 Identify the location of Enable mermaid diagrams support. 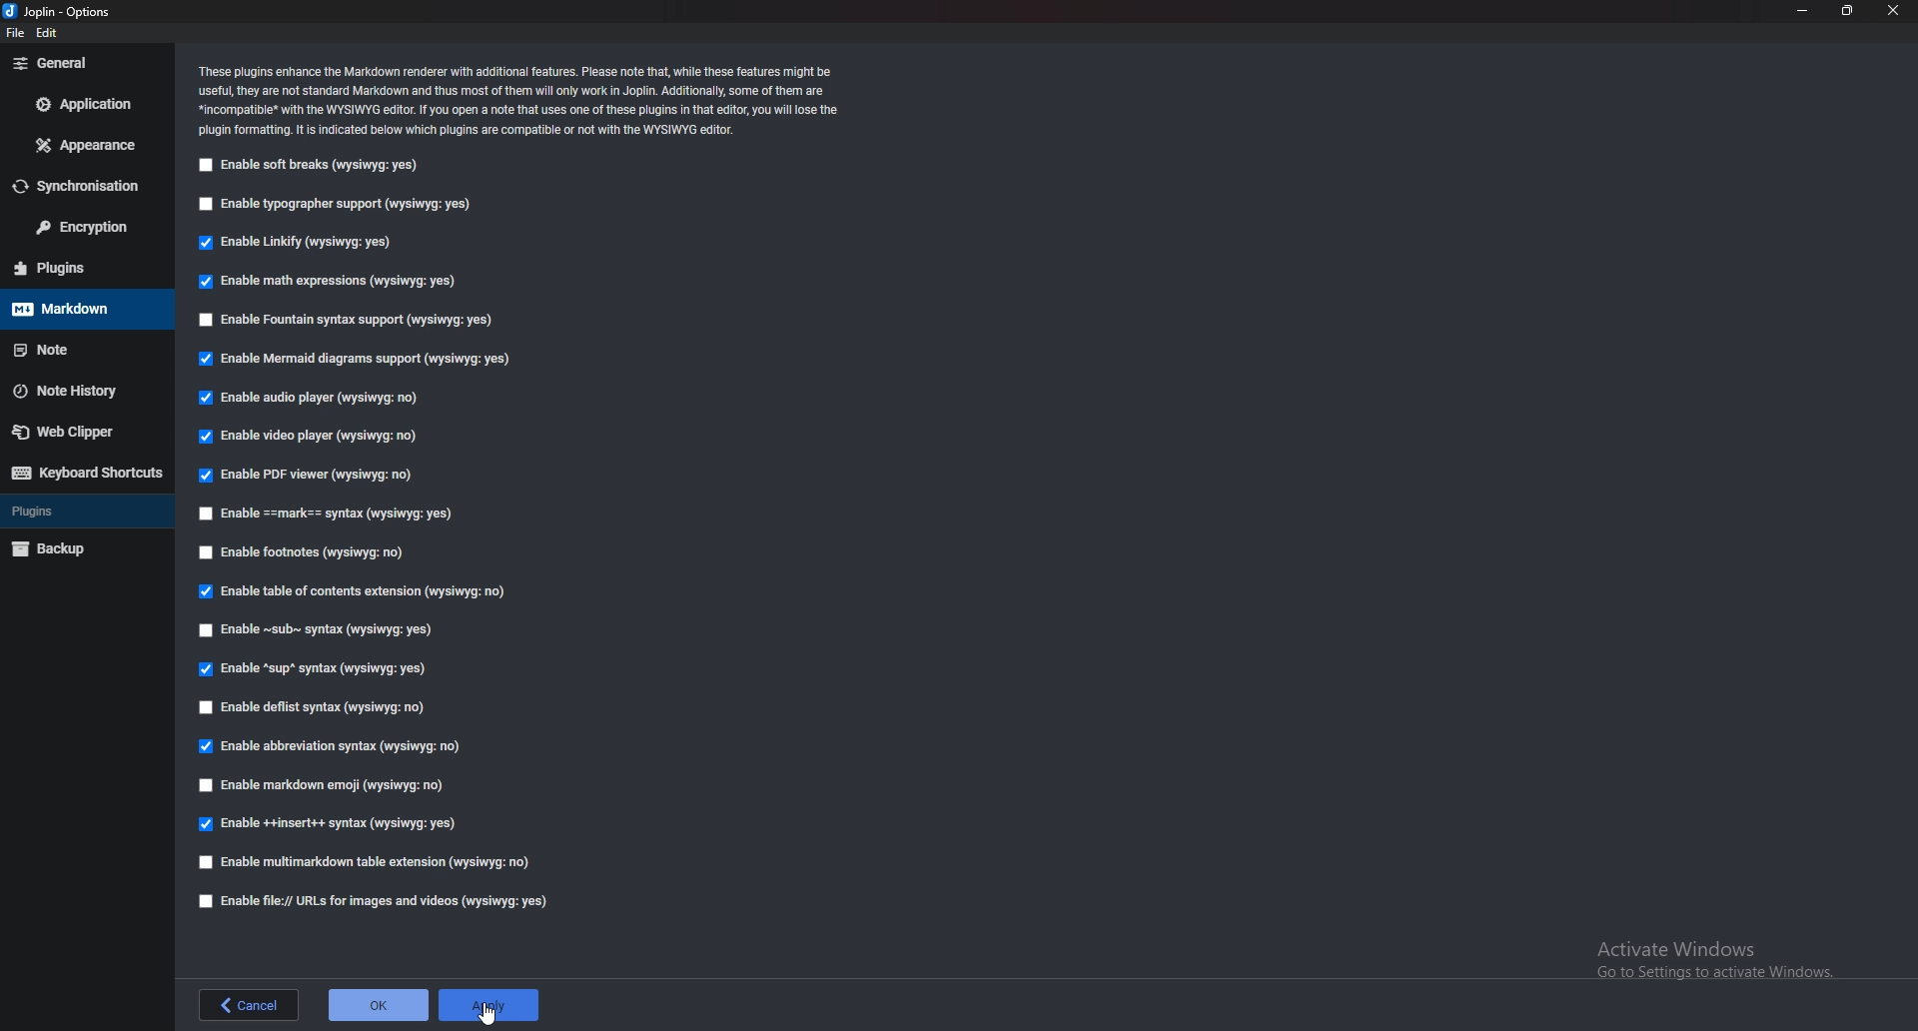
(350, 359).